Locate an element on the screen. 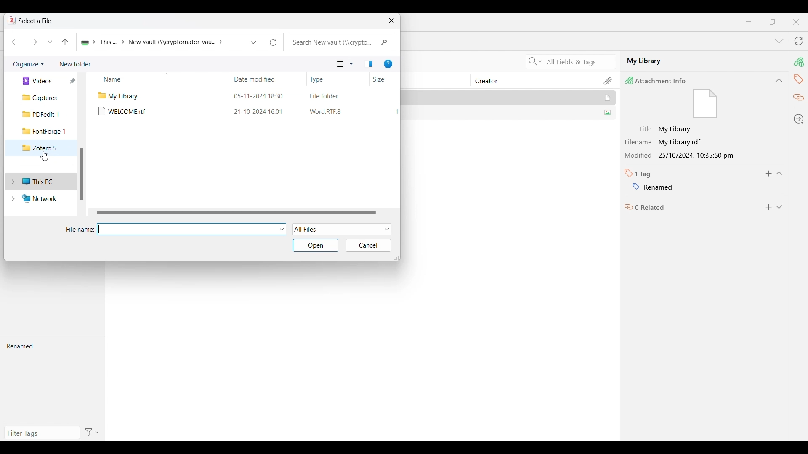 The image size is (808, 454). Renamed is located at coordinates (53, 381).